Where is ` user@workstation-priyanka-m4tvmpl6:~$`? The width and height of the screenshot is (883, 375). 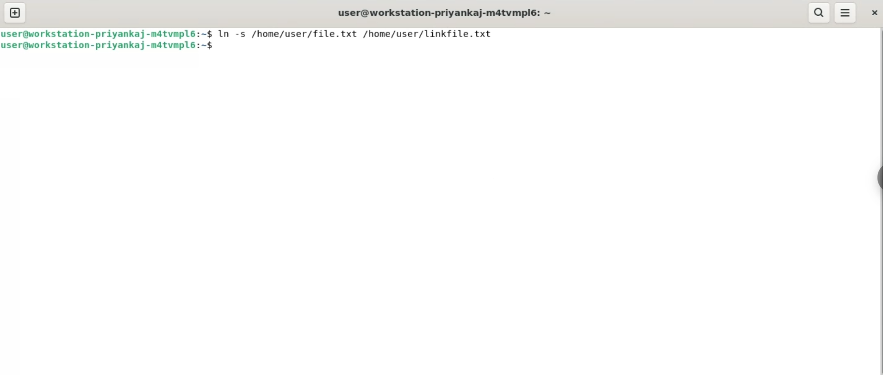
 user@workstation-priyanka-m4tvmpl6:~$ is located at coordinates (108, 34).